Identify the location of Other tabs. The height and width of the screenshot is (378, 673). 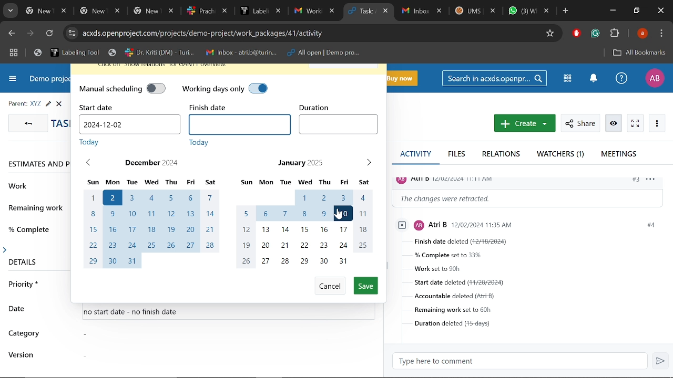
(476, 12).